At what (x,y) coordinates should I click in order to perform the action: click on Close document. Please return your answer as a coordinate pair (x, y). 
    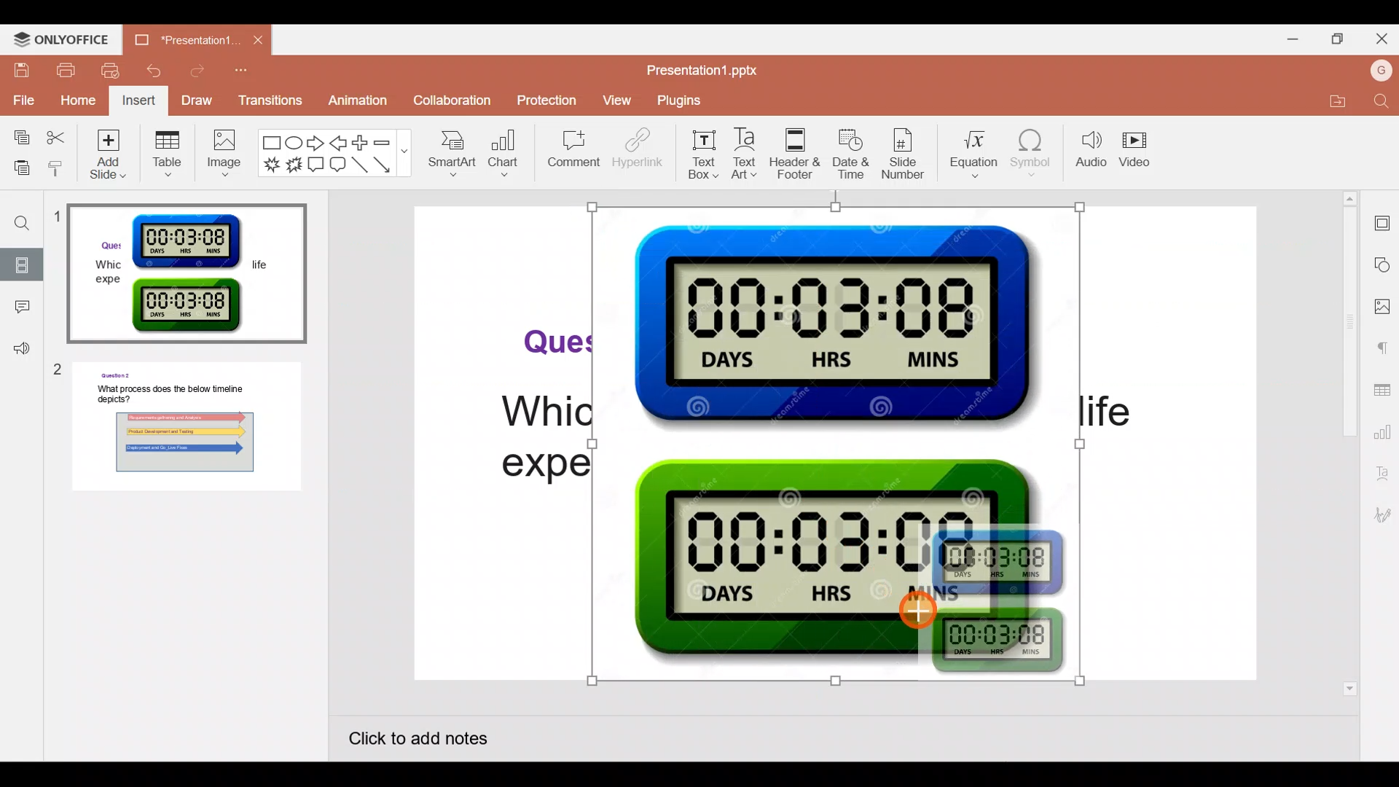
    Looking at the image, I should click on (257, 42).